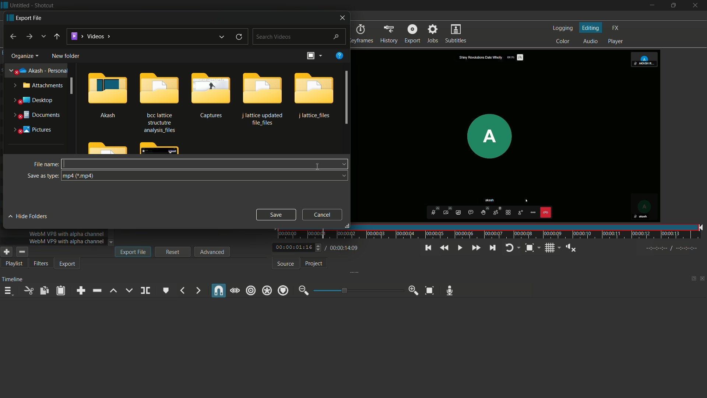 The image size is (707, 398). Describe the element at coordinates (571, 248) in the screenshot. I see `show volume control` at that location.